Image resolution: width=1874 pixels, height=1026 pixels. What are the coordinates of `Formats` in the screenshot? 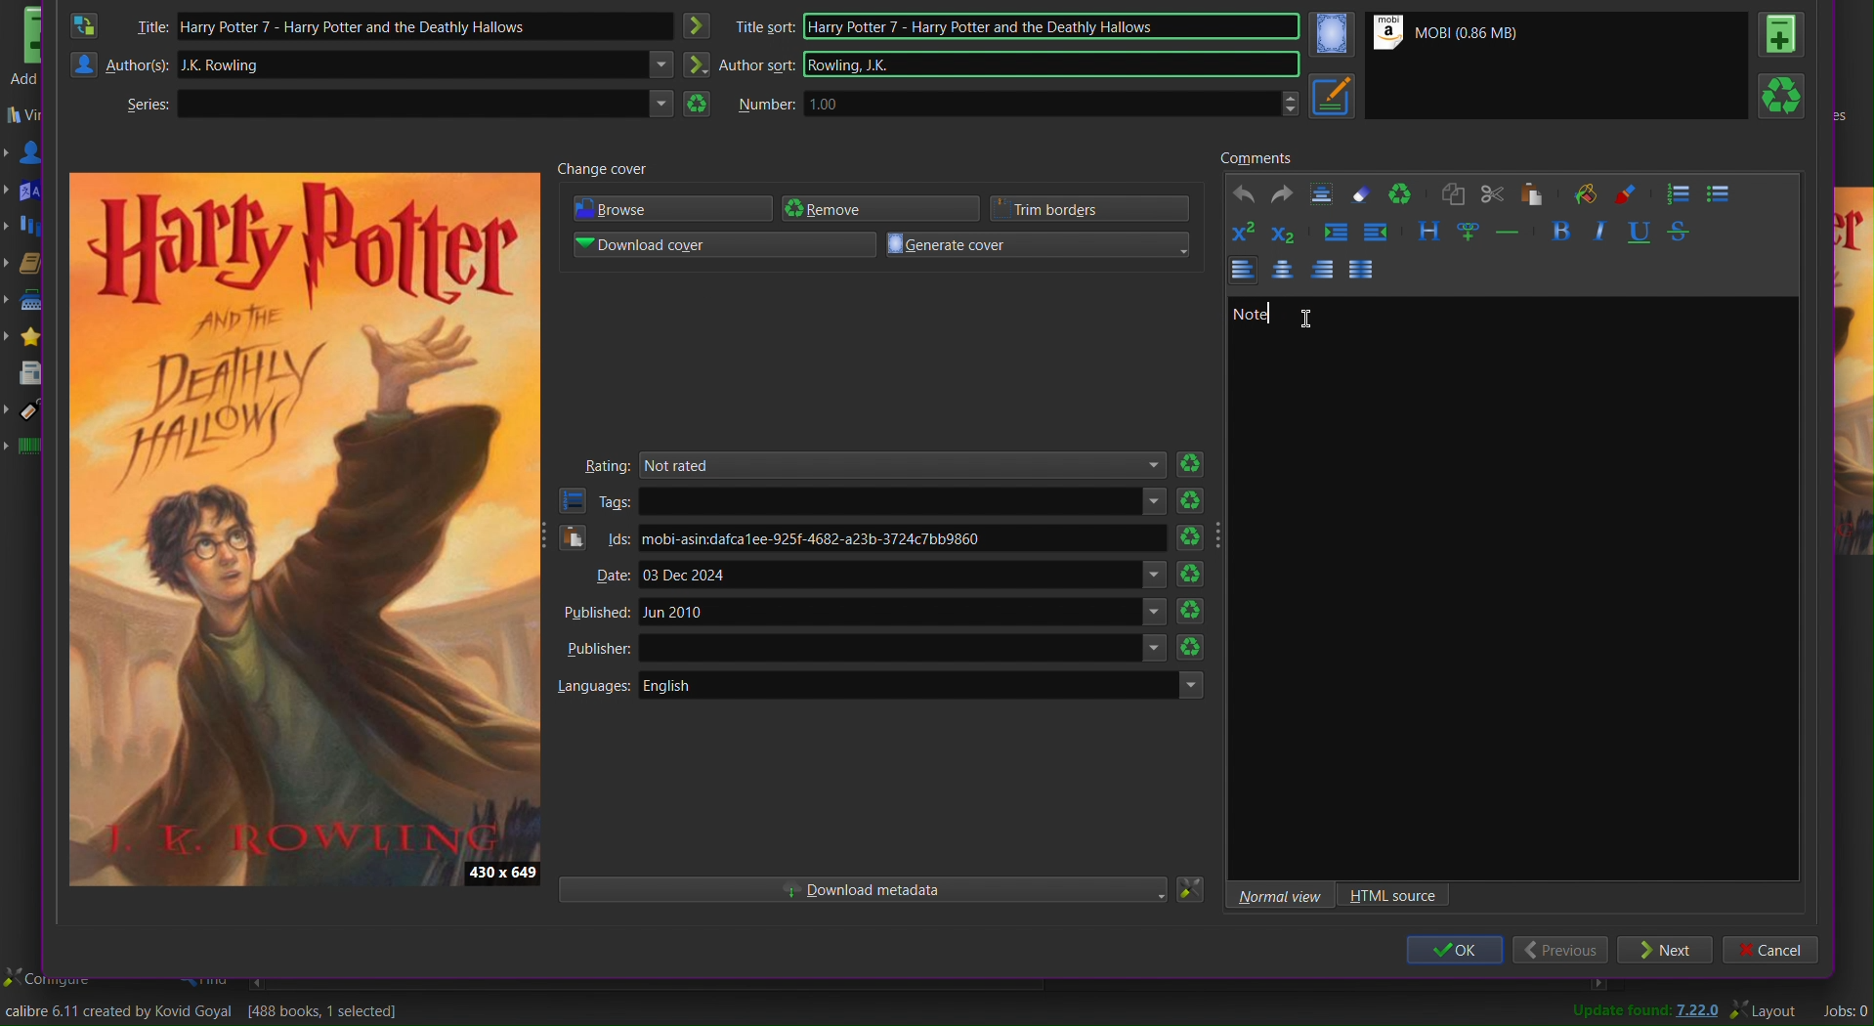 It's located at (32, 266).